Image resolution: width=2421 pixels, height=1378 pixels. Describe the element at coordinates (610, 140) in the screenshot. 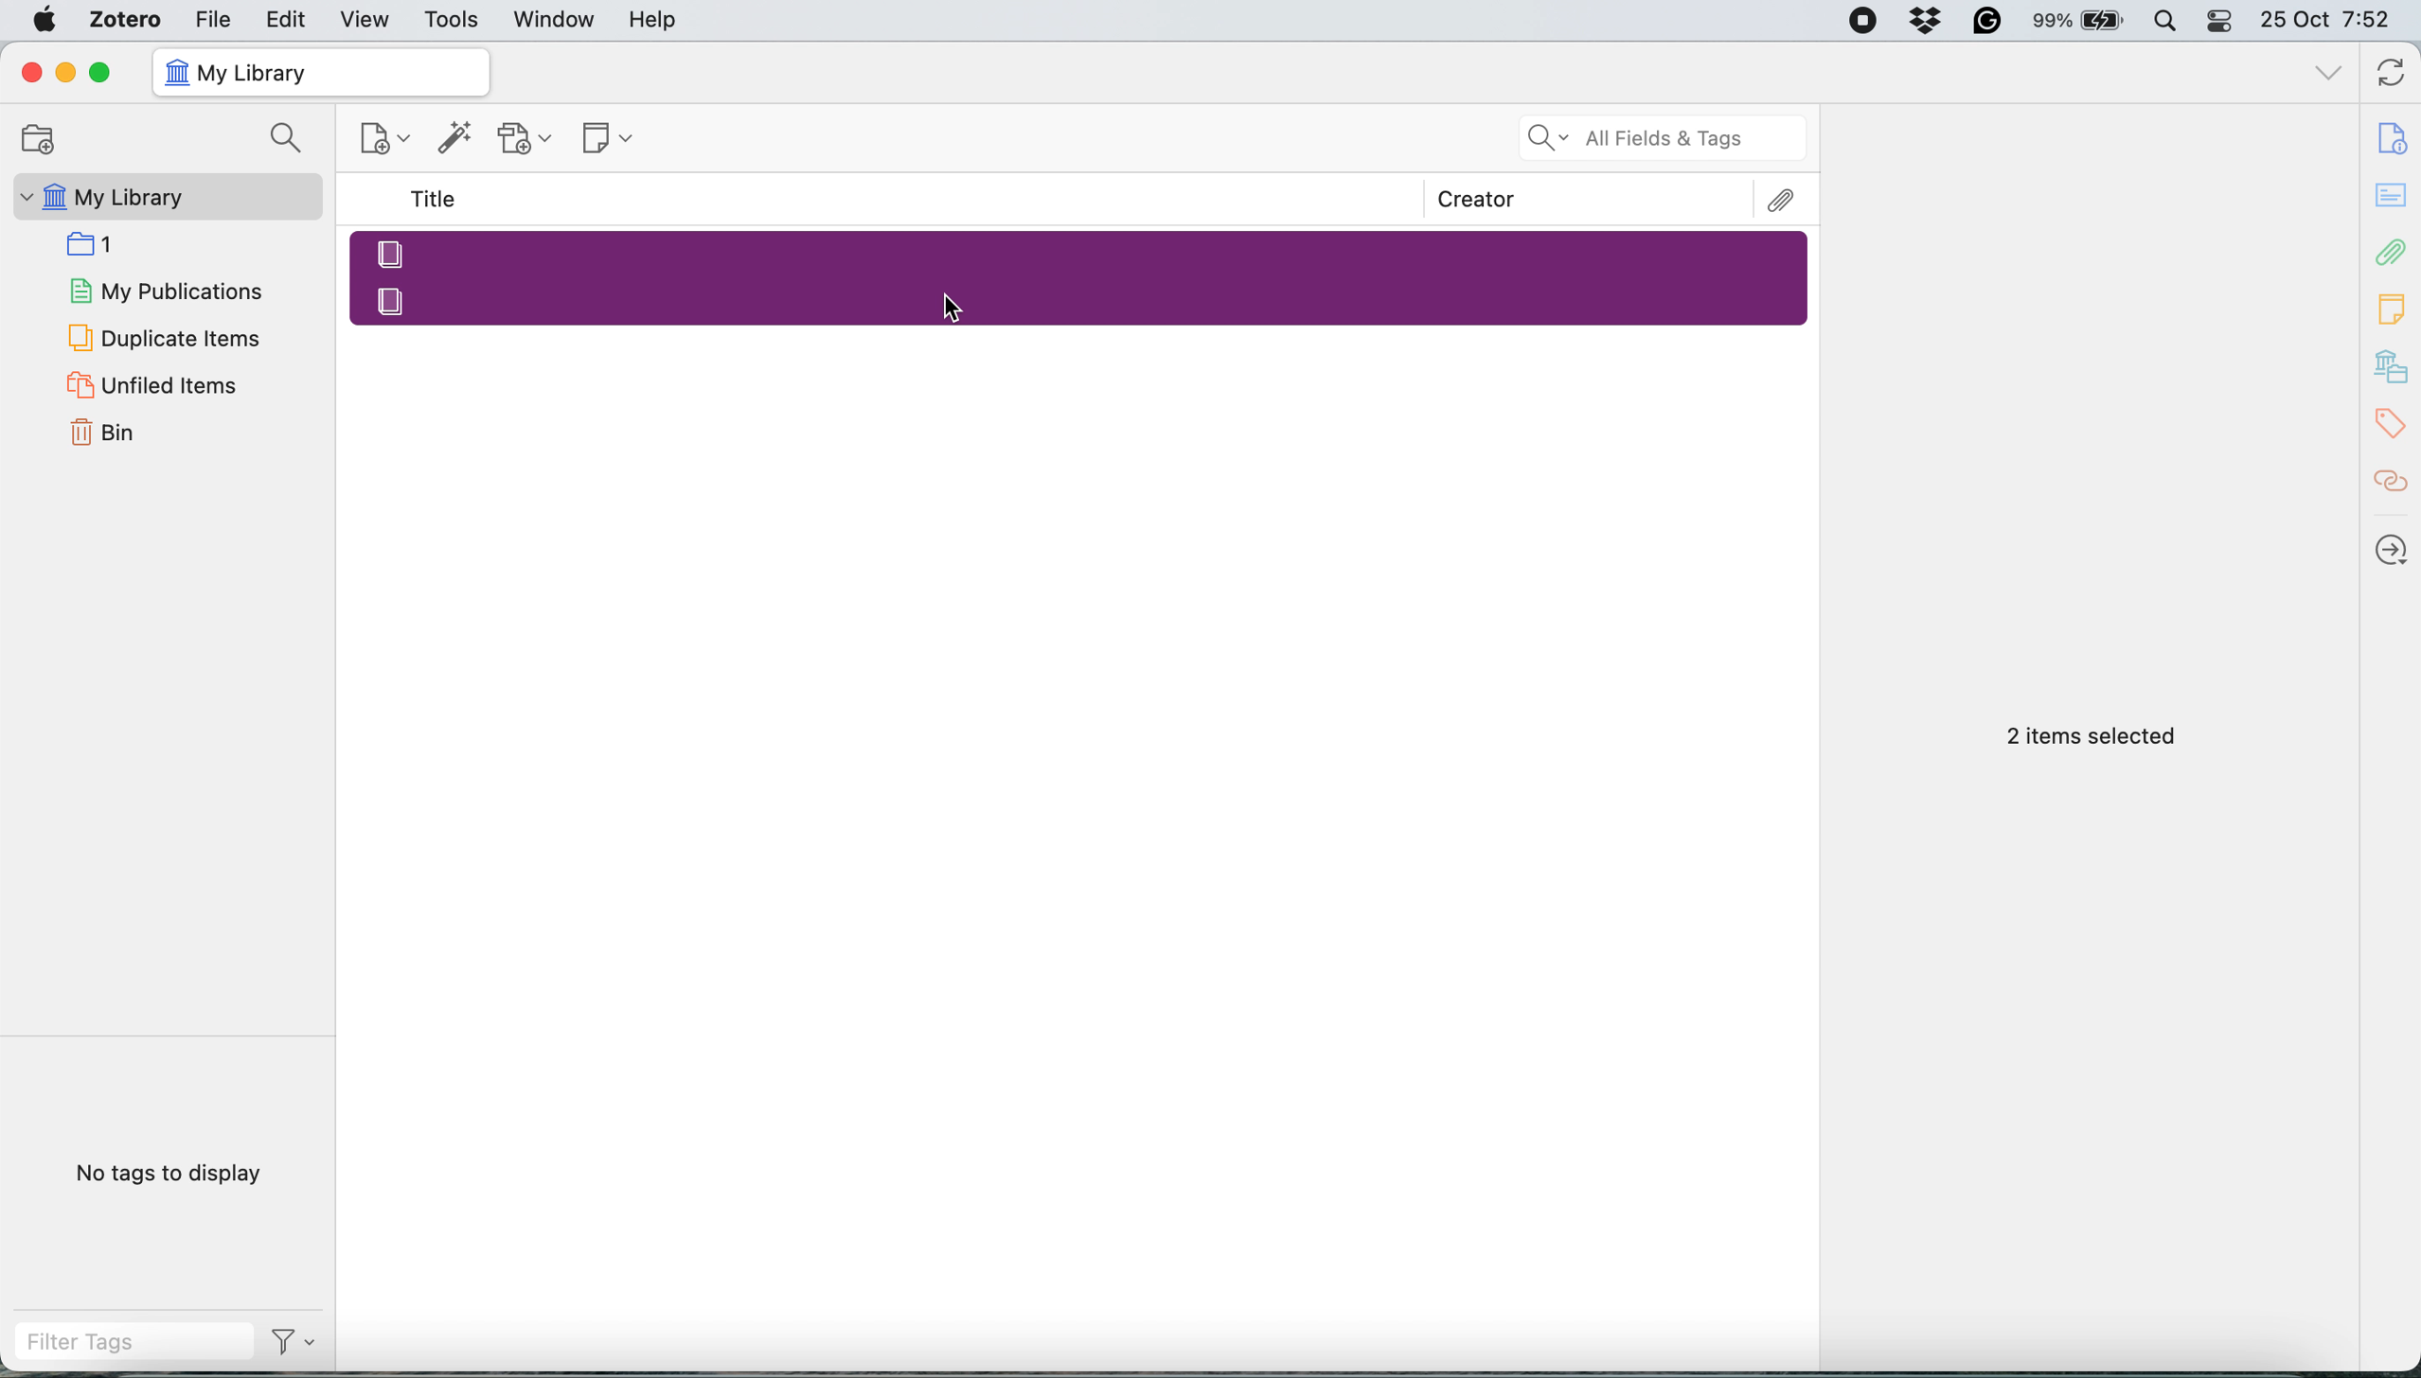

I see `New Note` at that location.